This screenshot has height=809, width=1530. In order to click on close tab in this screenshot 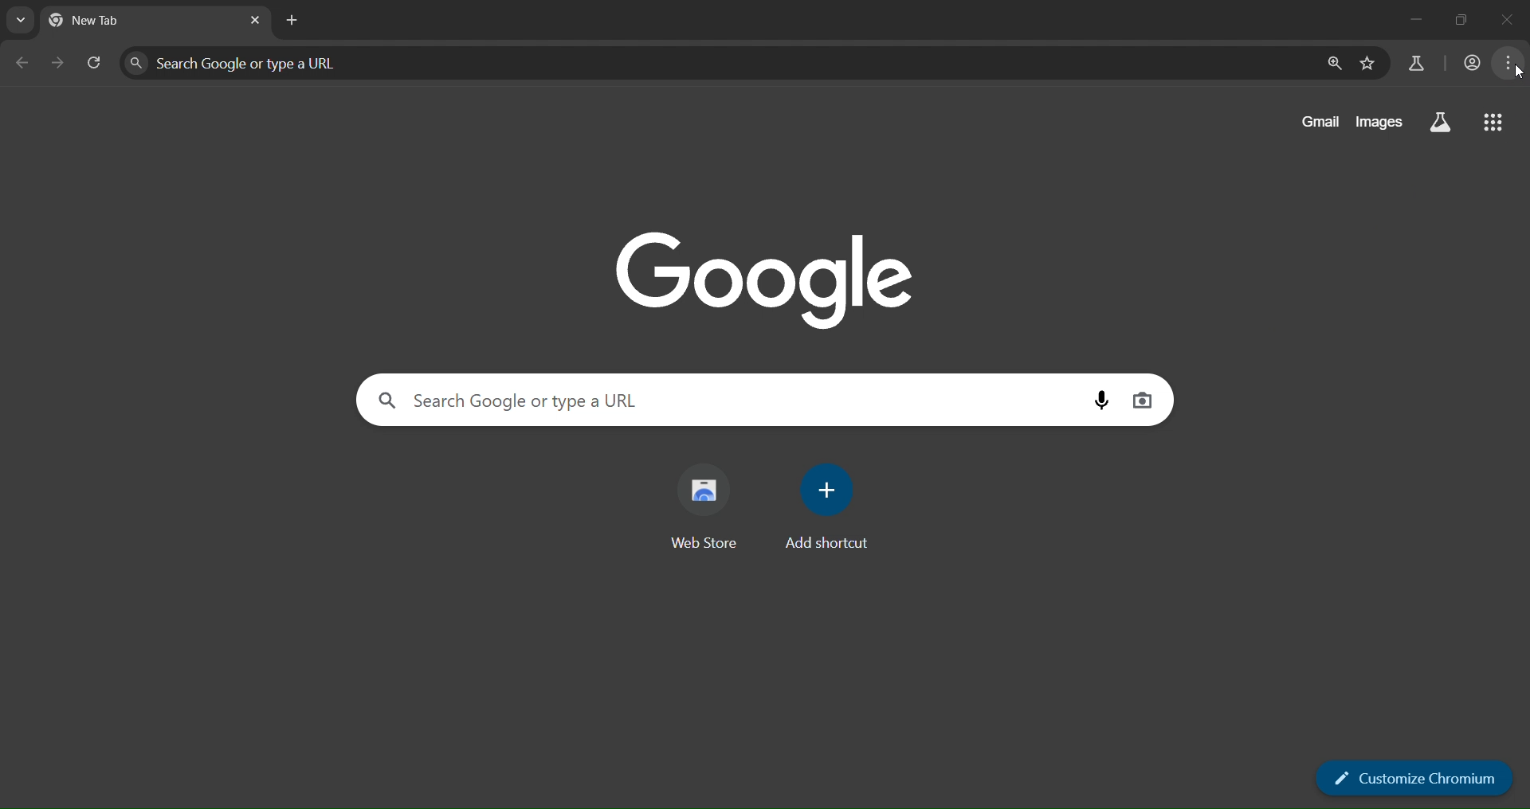, I will do `click(257, 20)`.